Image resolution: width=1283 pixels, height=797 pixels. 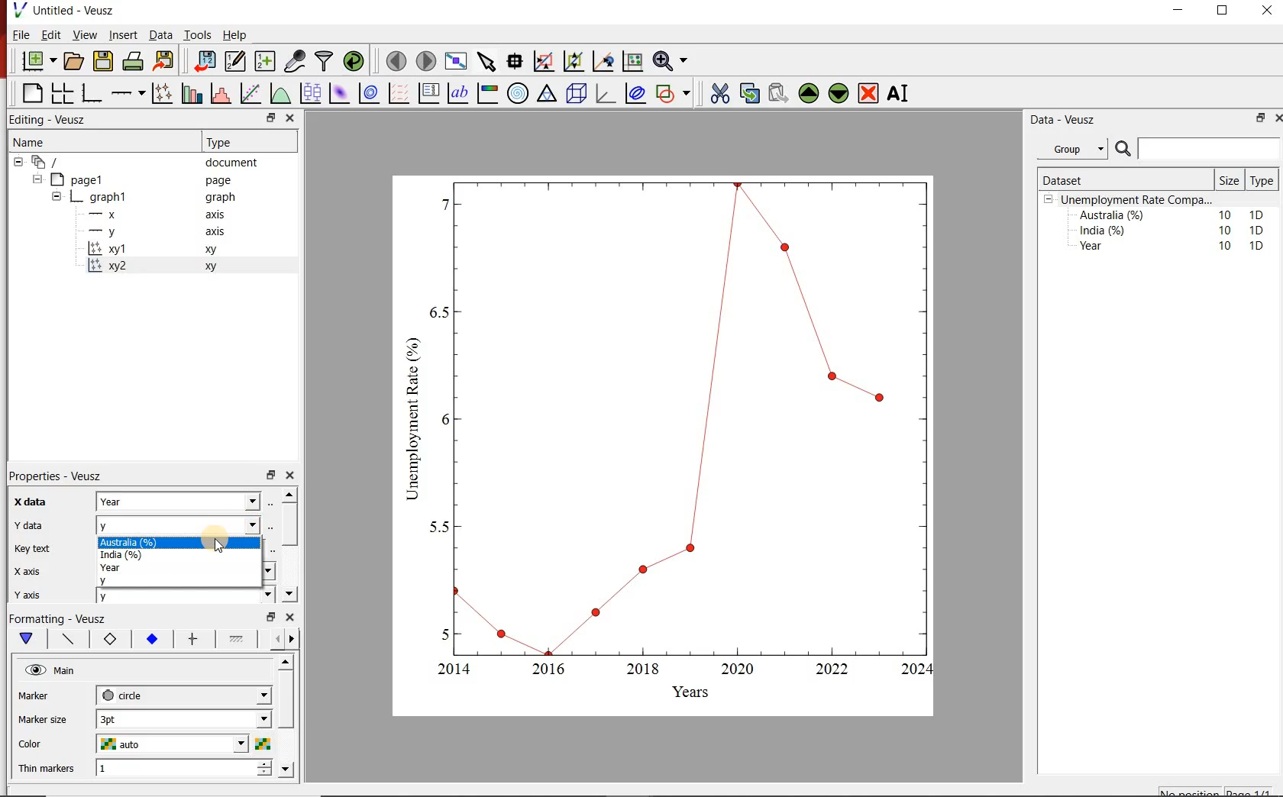 What do you see at coordinates (1224, 14) in the screenshot?
I see `maximise` at bounding box center [1224, 14].